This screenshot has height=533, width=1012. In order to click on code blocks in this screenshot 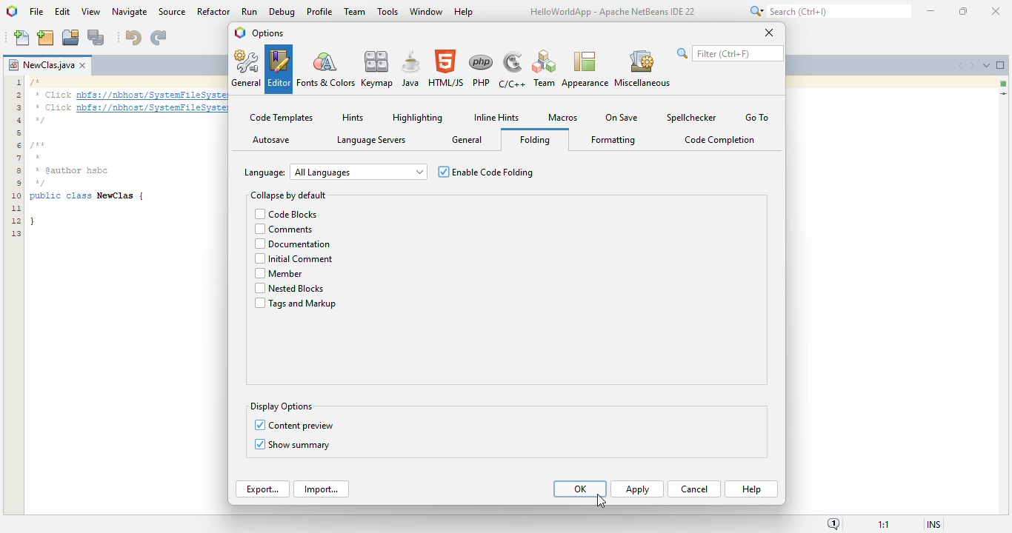, I will do `click(286, 214)`.